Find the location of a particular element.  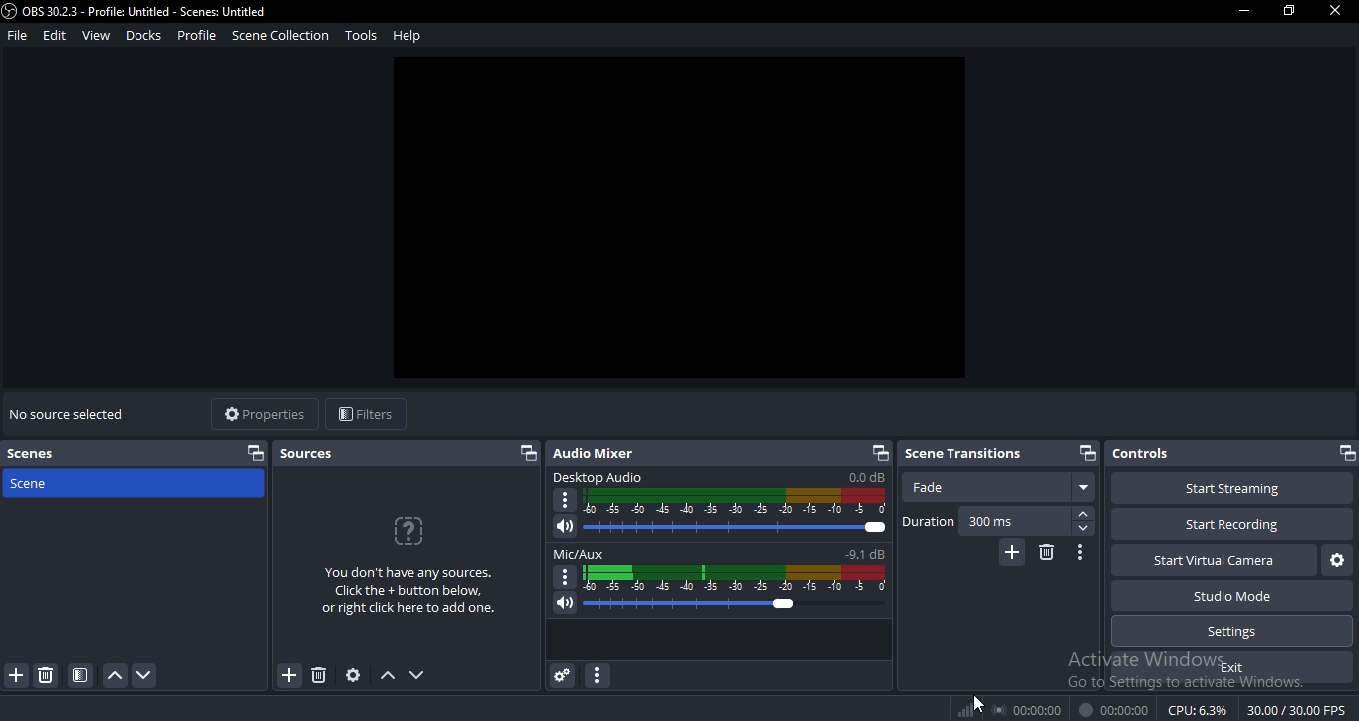

 is located at coordinates (566, 501).